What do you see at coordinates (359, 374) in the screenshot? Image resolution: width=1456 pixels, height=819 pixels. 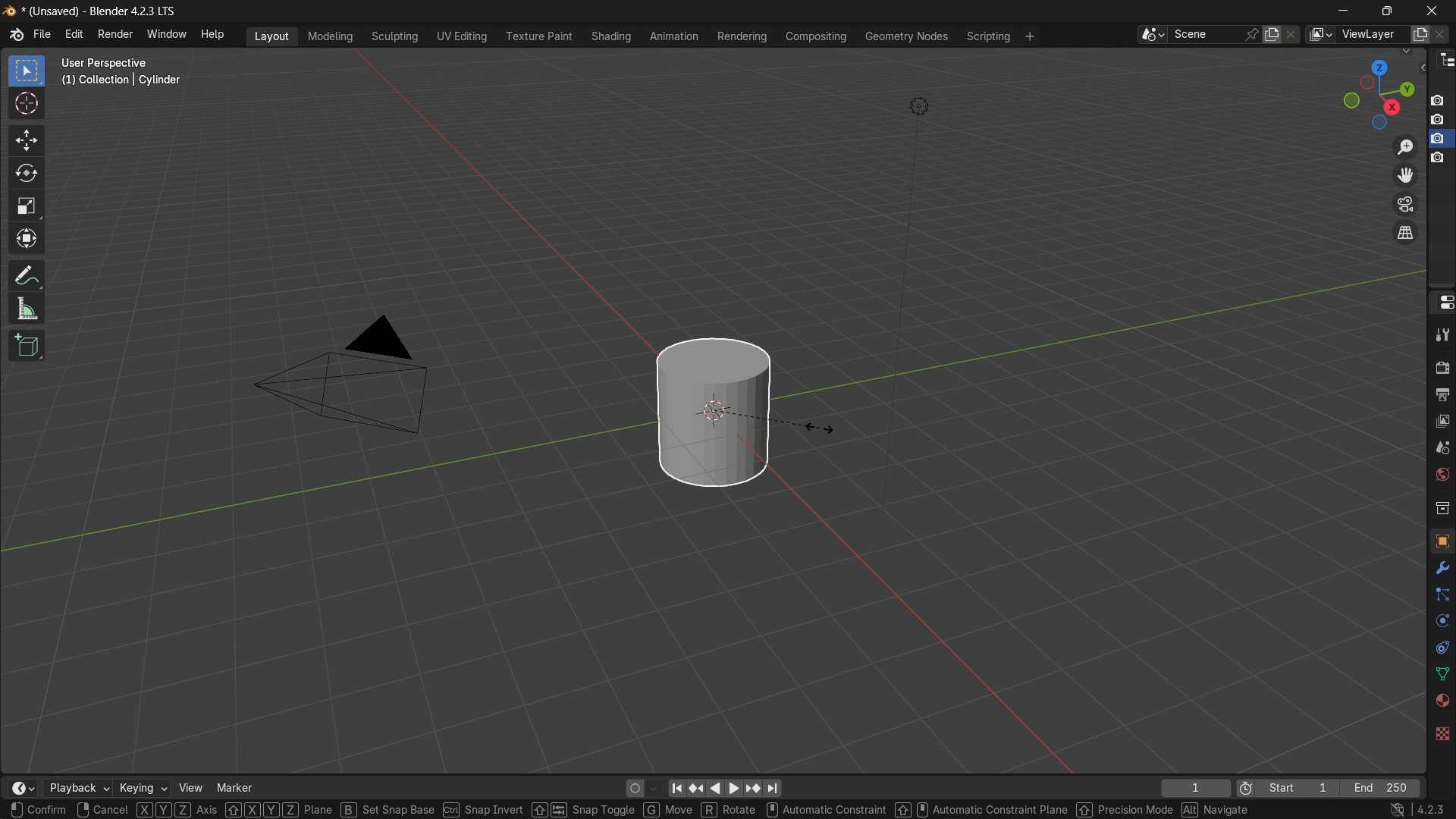 I see `camera` at bounding box center [359, 374].